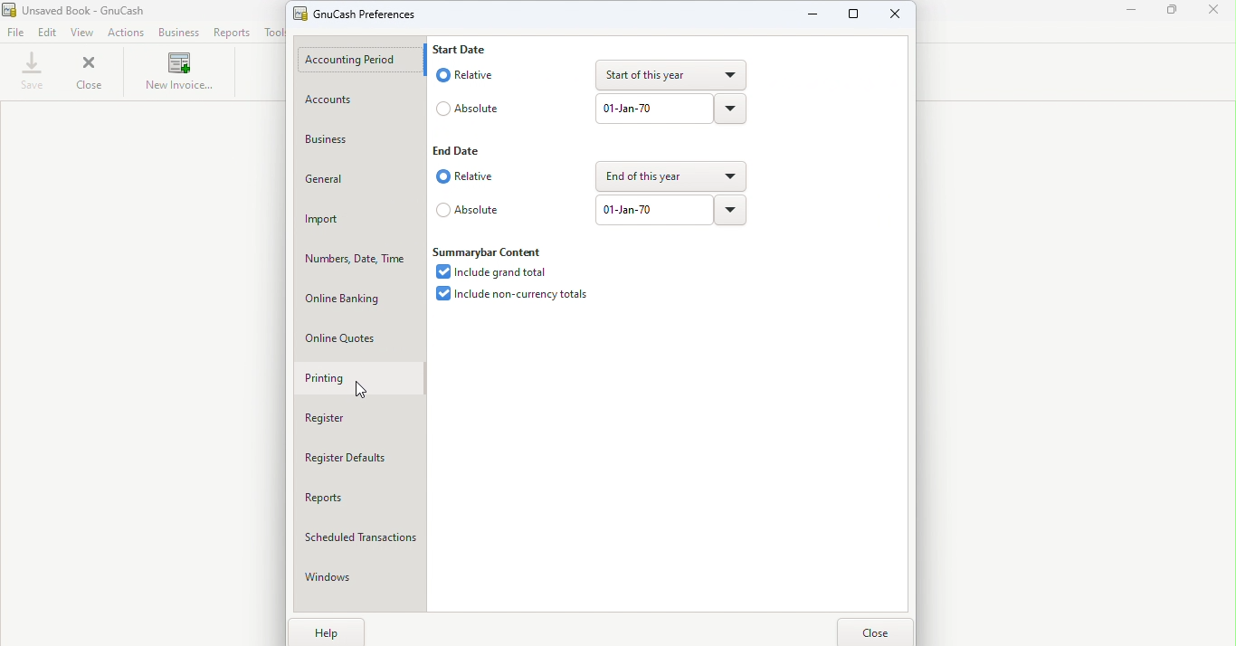 The image size is (1236, 646). What do you see at coordinates (361, 389) in the screenshot?
I see `cursor` at bounding box center [361, 389].